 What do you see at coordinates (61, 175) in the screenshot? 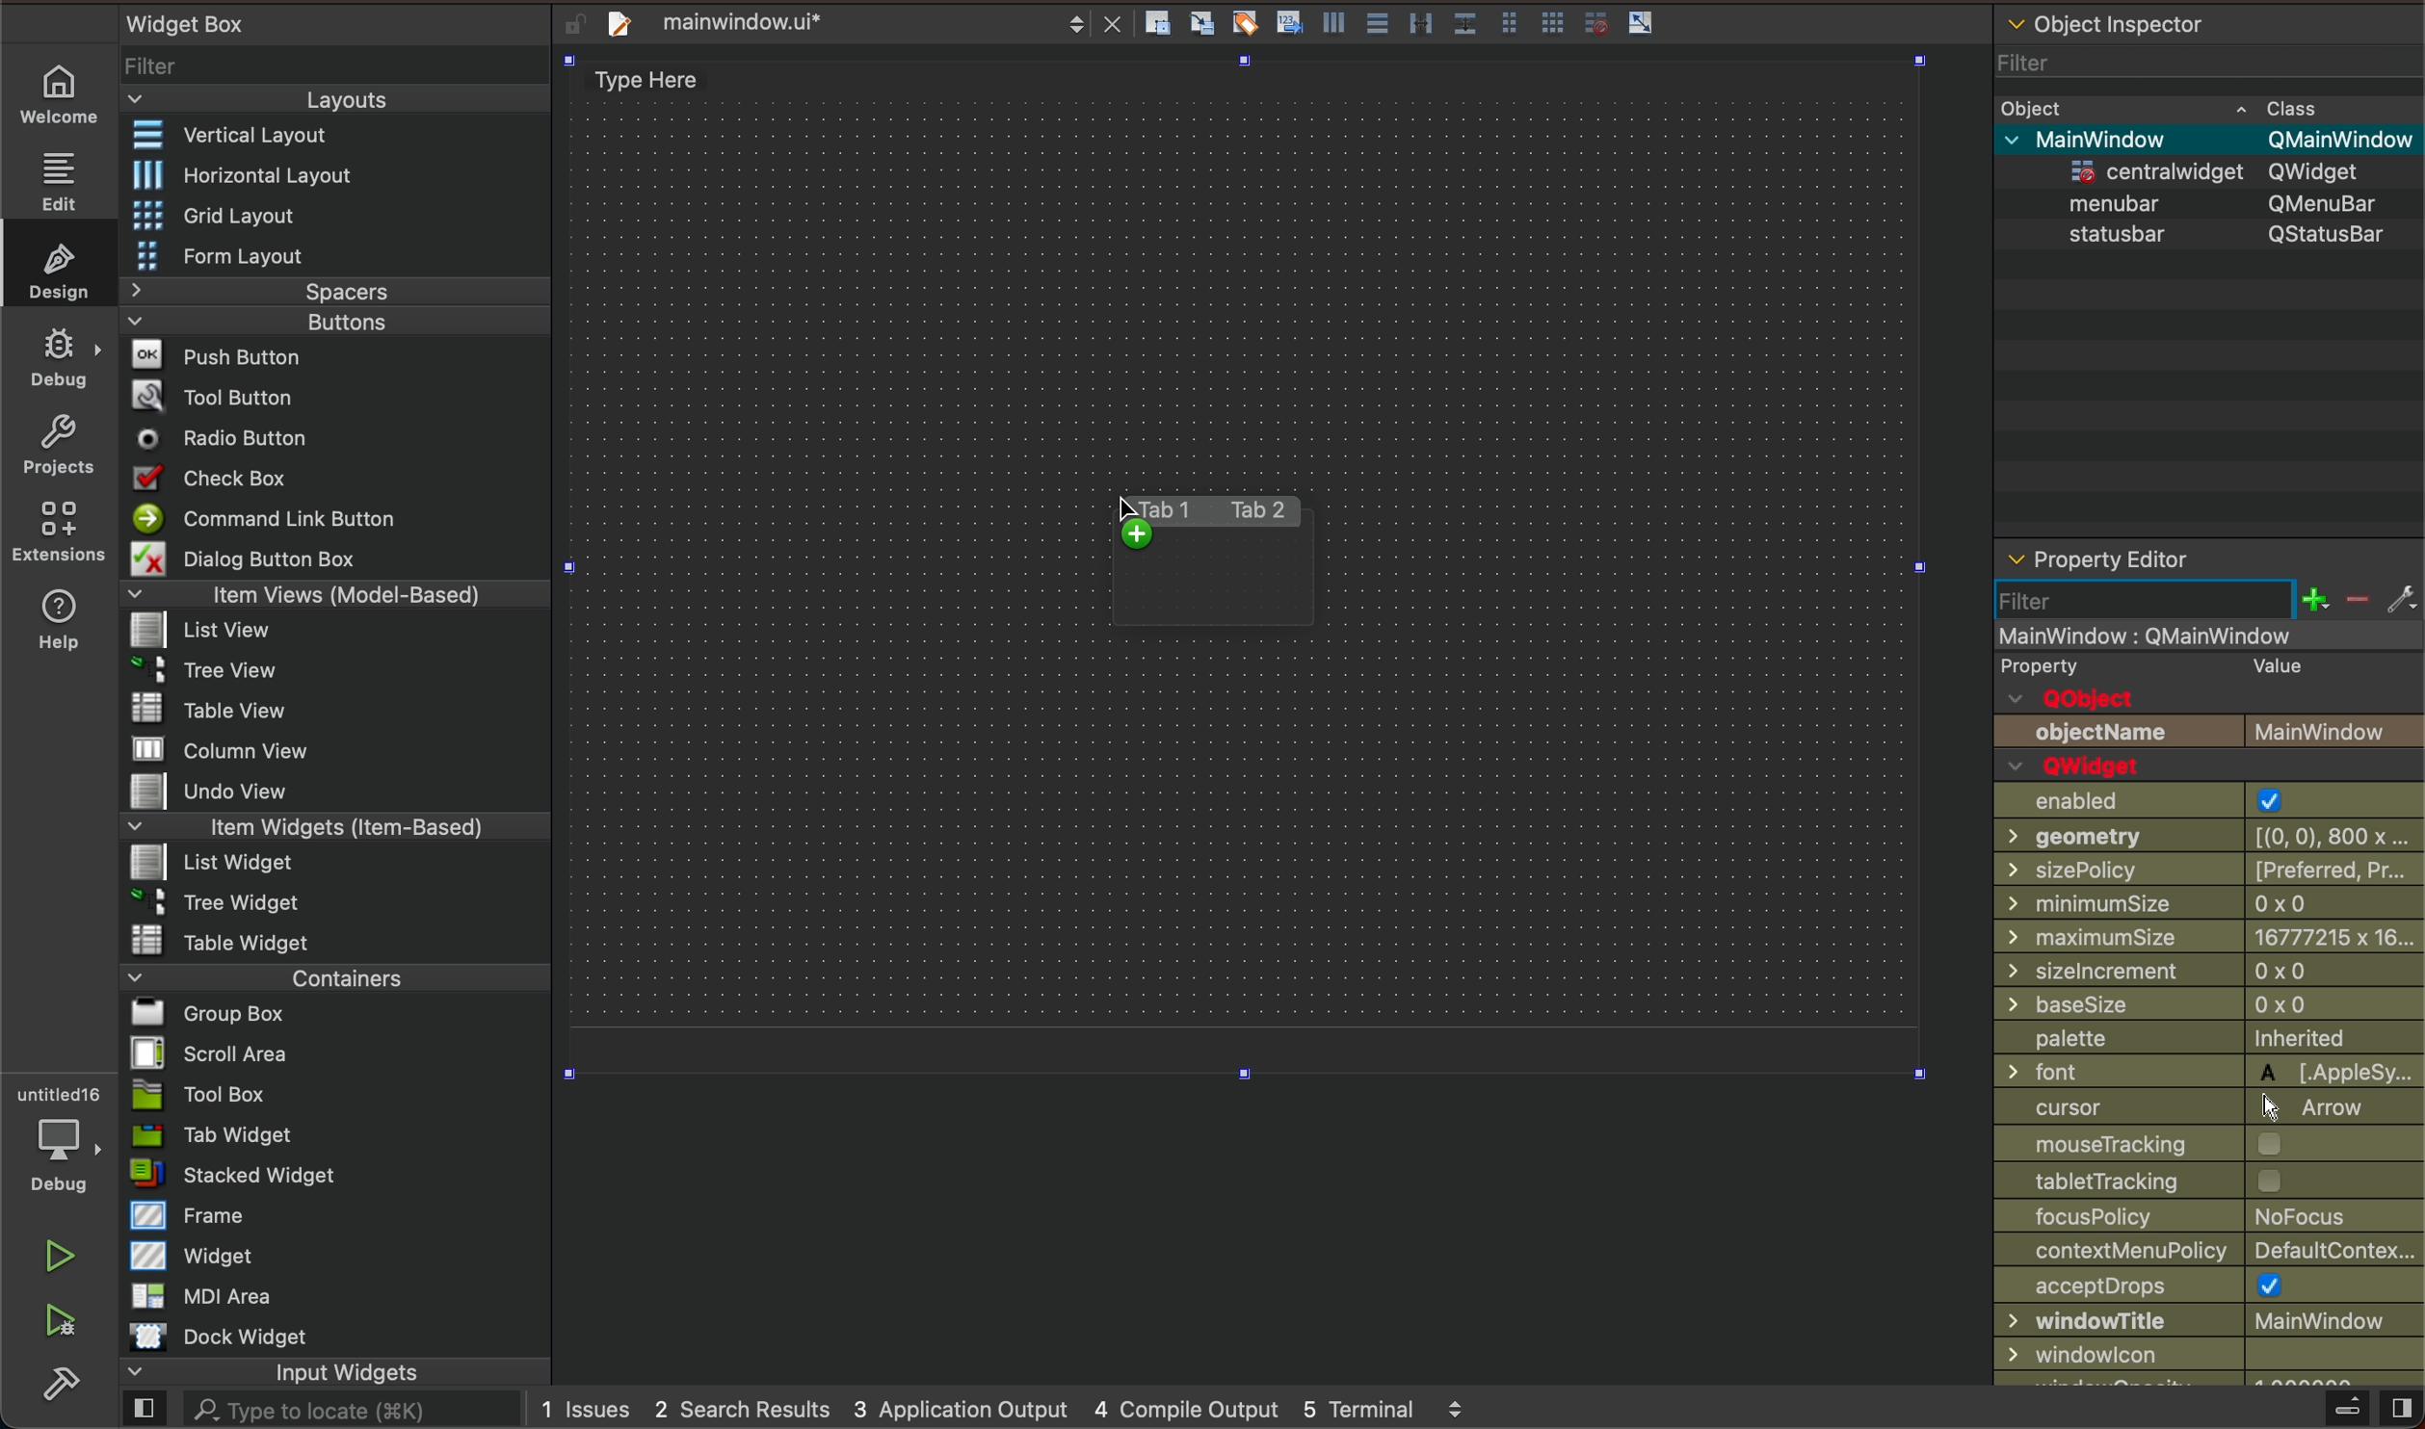
I see `edit` at bounding box center [61, 175].